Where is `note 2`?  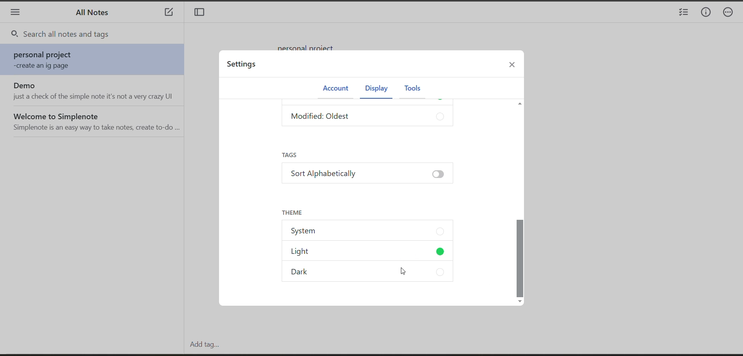 note 2 is located at coordinates (94, 91).